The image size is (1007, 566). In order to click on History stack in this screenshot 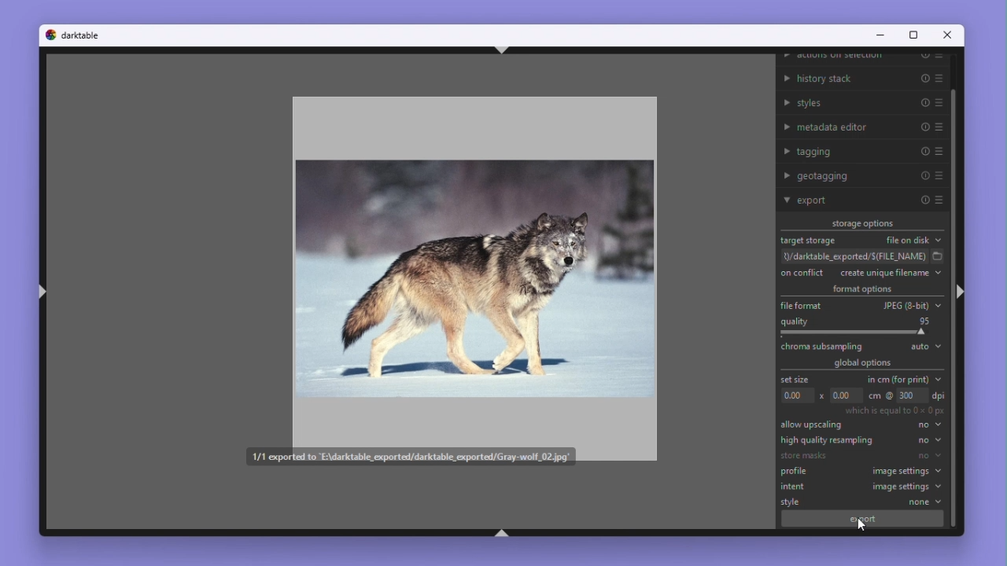, I will do `click(865, 79)`.